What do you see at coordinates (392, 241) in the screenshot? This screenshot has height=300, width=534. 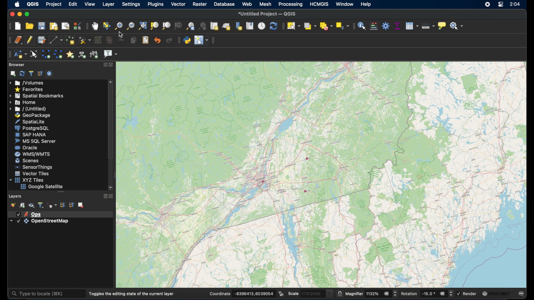 I see `open street map` at bounding box center [392, 241].